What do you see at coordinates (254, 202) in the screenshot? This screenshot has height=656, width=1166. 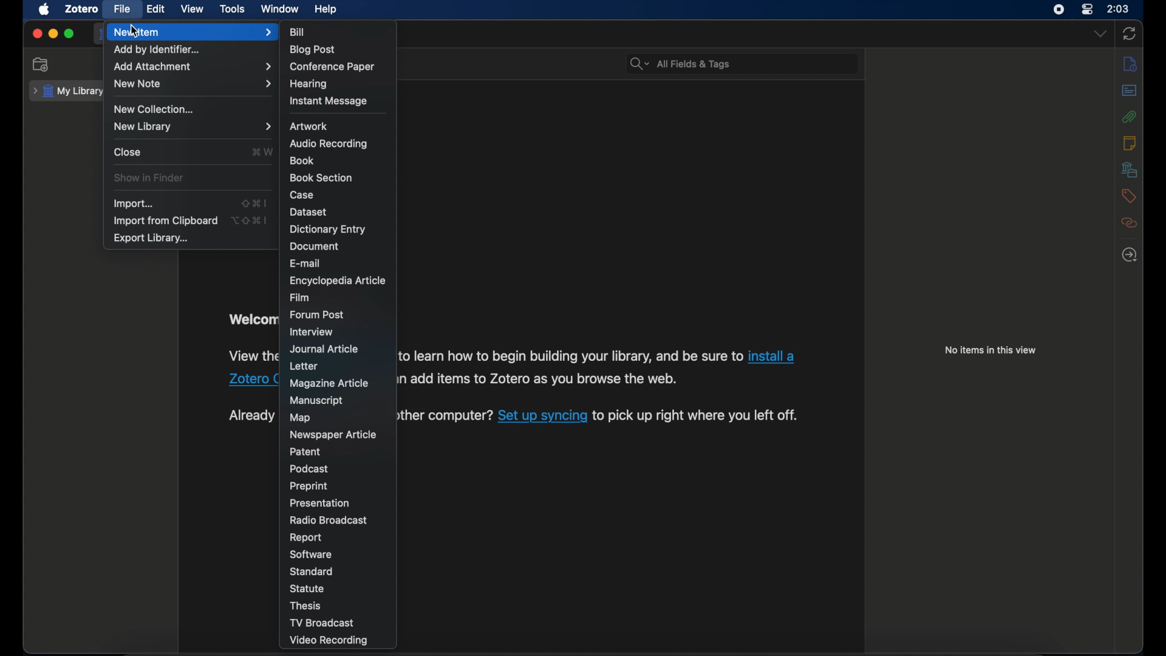 I see `shortcut` at bounding box center [254, 202].